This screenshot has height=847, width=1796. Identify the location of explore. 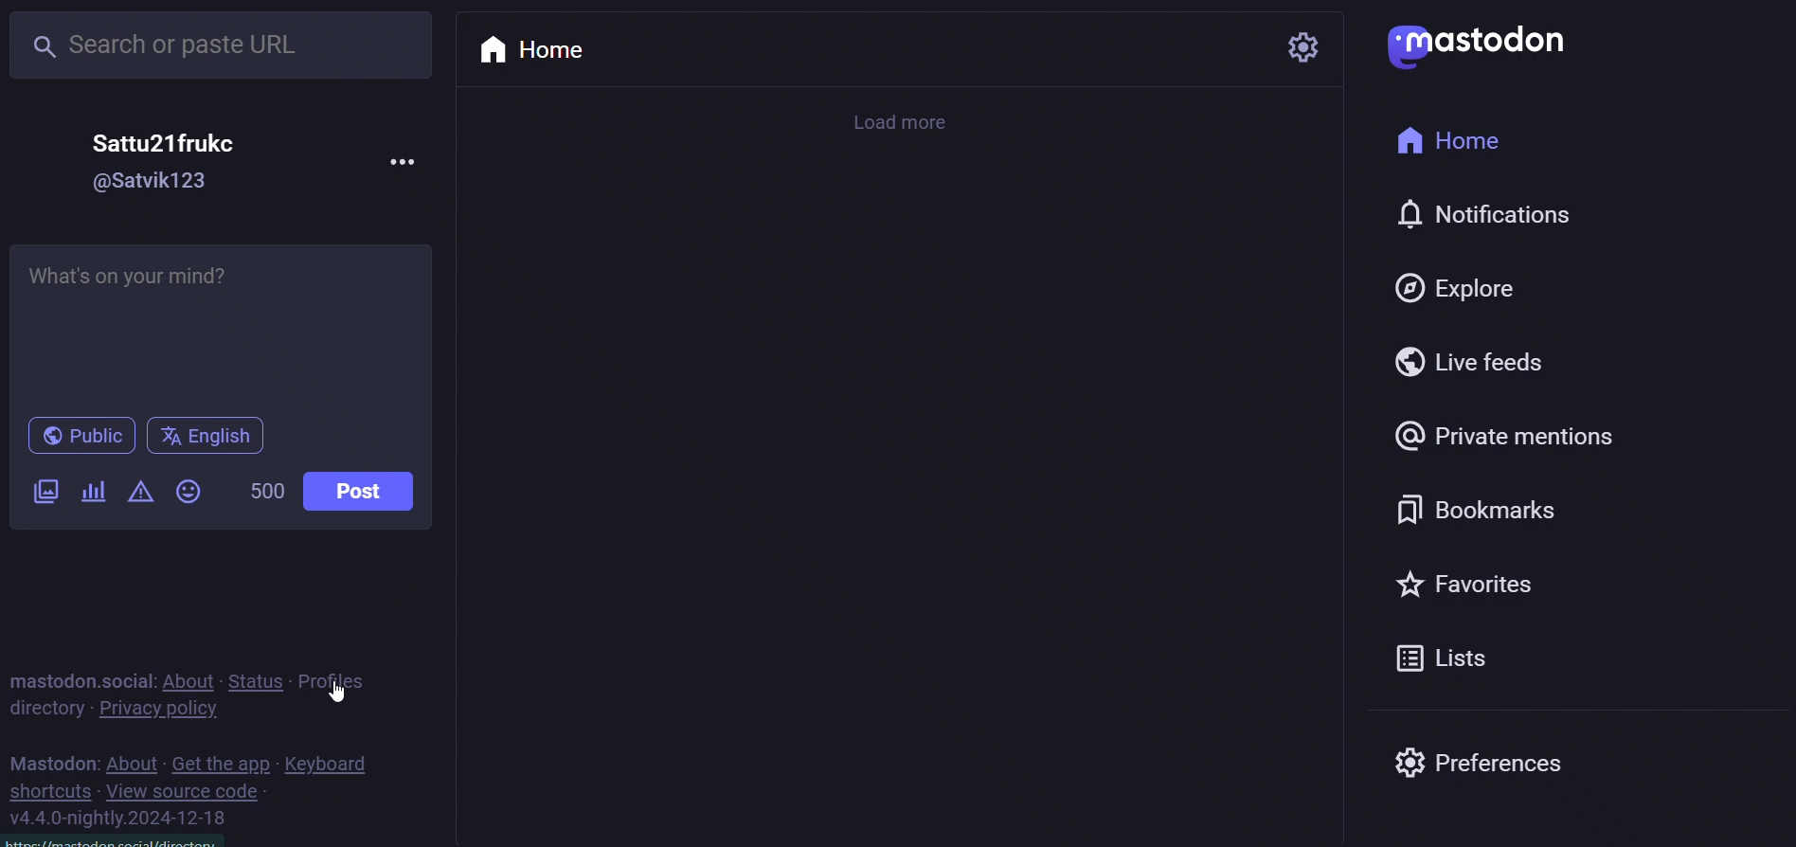
(1461, 286).